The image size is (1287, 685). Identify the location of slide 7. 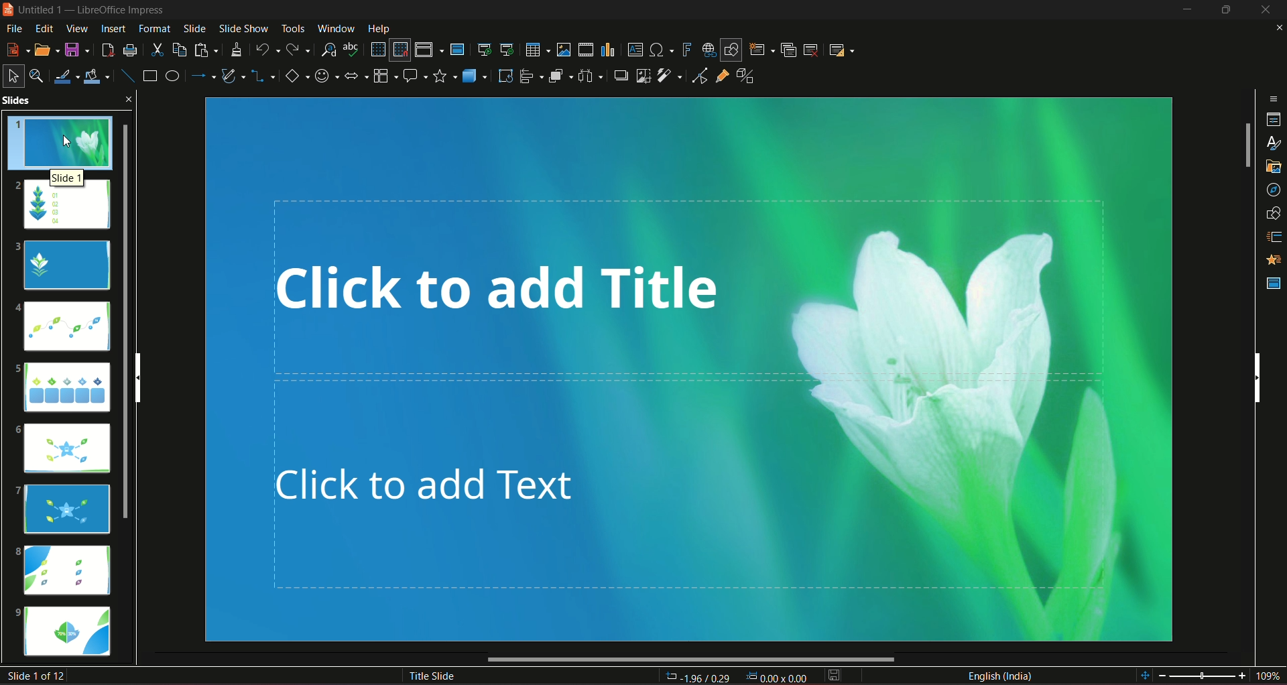
(66, 508).